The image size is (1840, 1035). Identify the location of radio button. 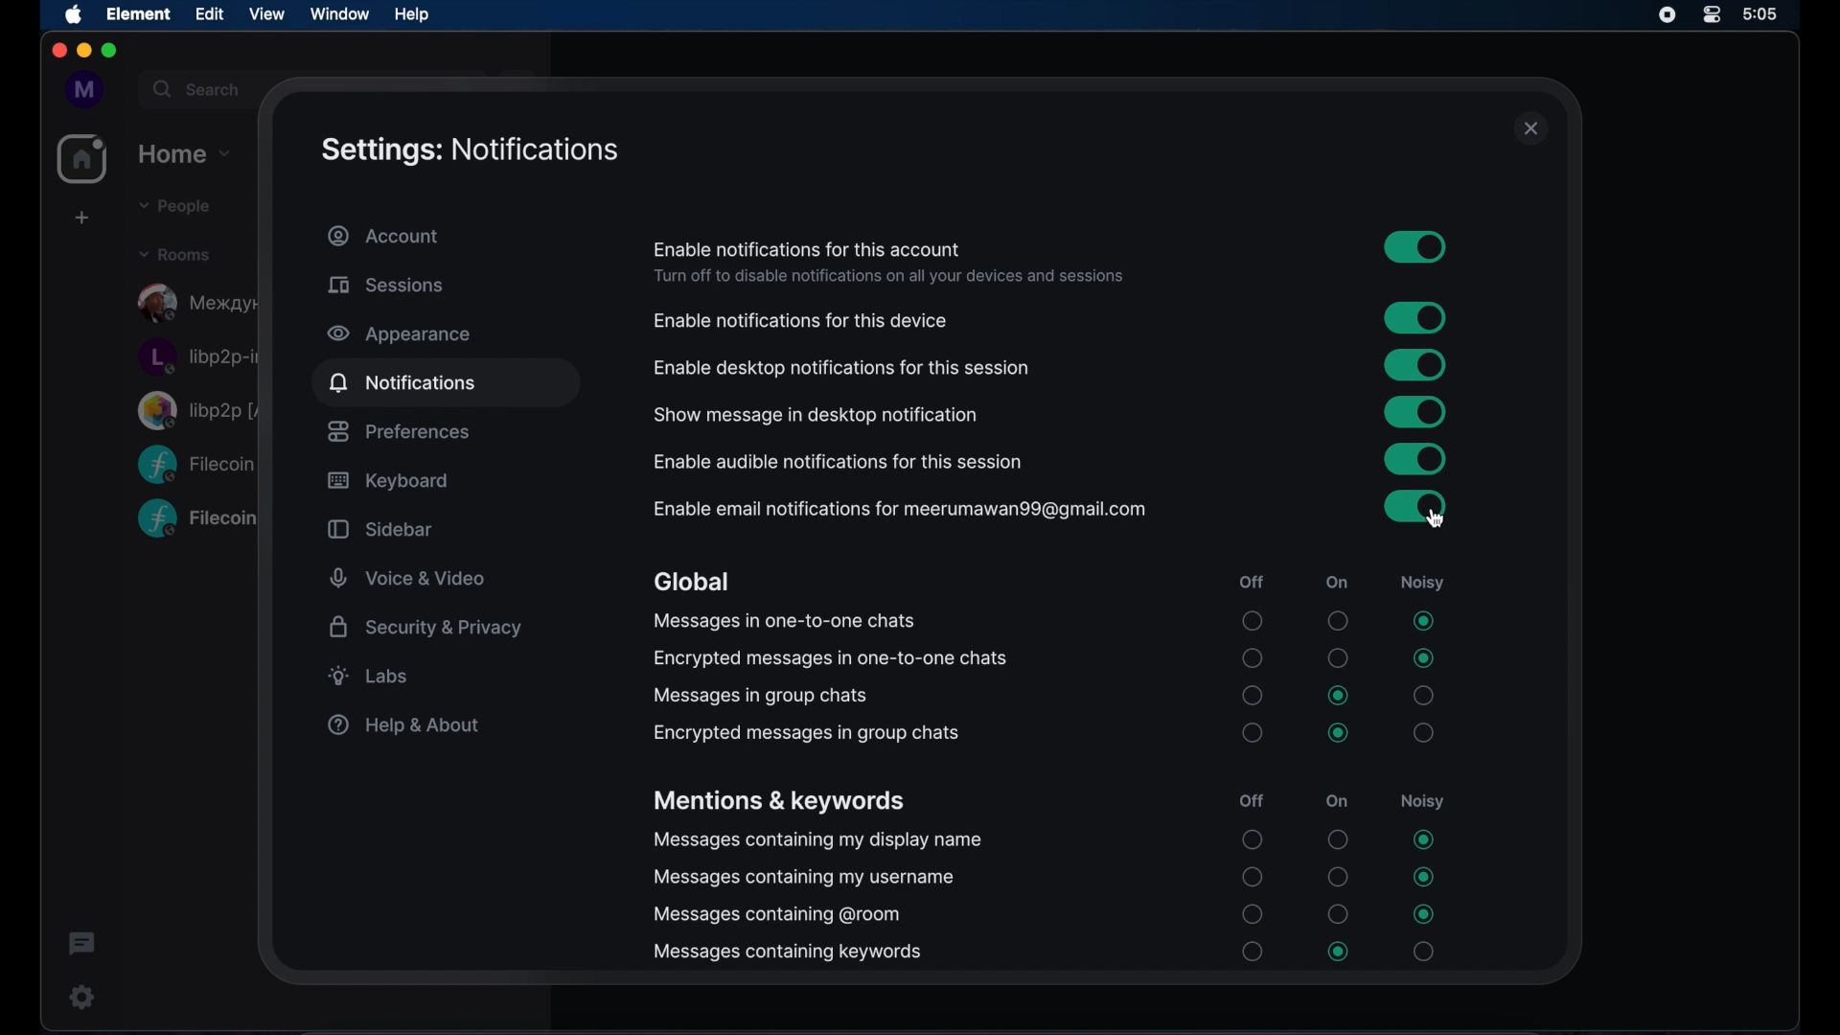
(1253, 621).